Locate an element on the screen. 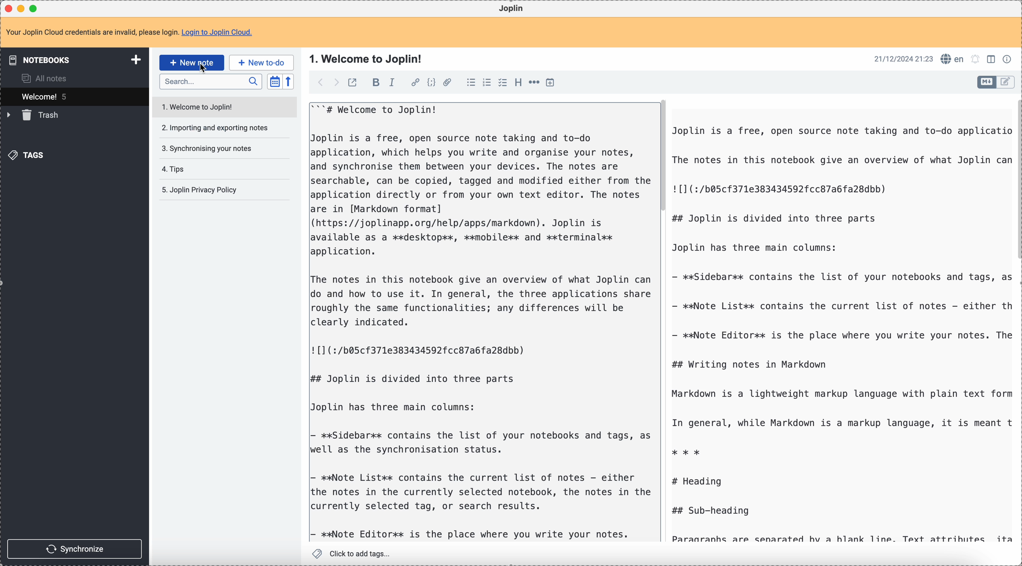 The image size is (1022, 566). trash is located at coordinates (34, 115).